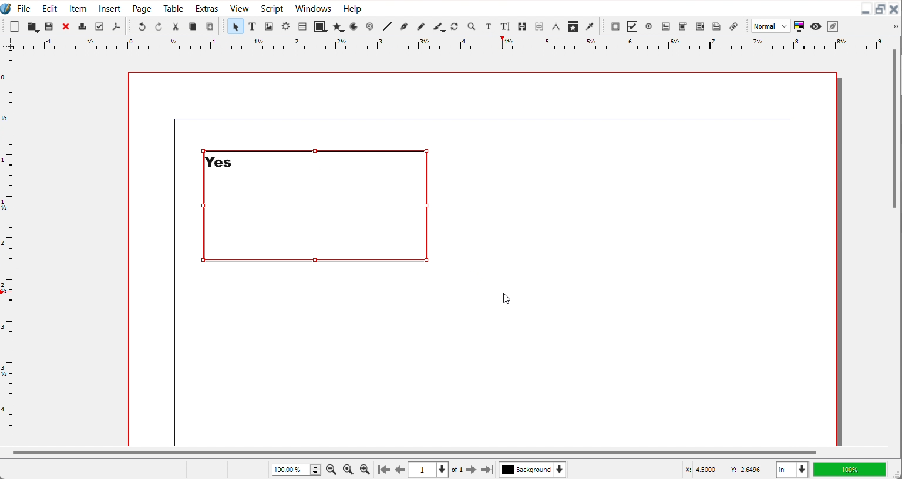 The width and height of the screenshot is (902, 479). Describe the element at coordinates (313, 7) in the screenshot. I see `Windows` at that location.